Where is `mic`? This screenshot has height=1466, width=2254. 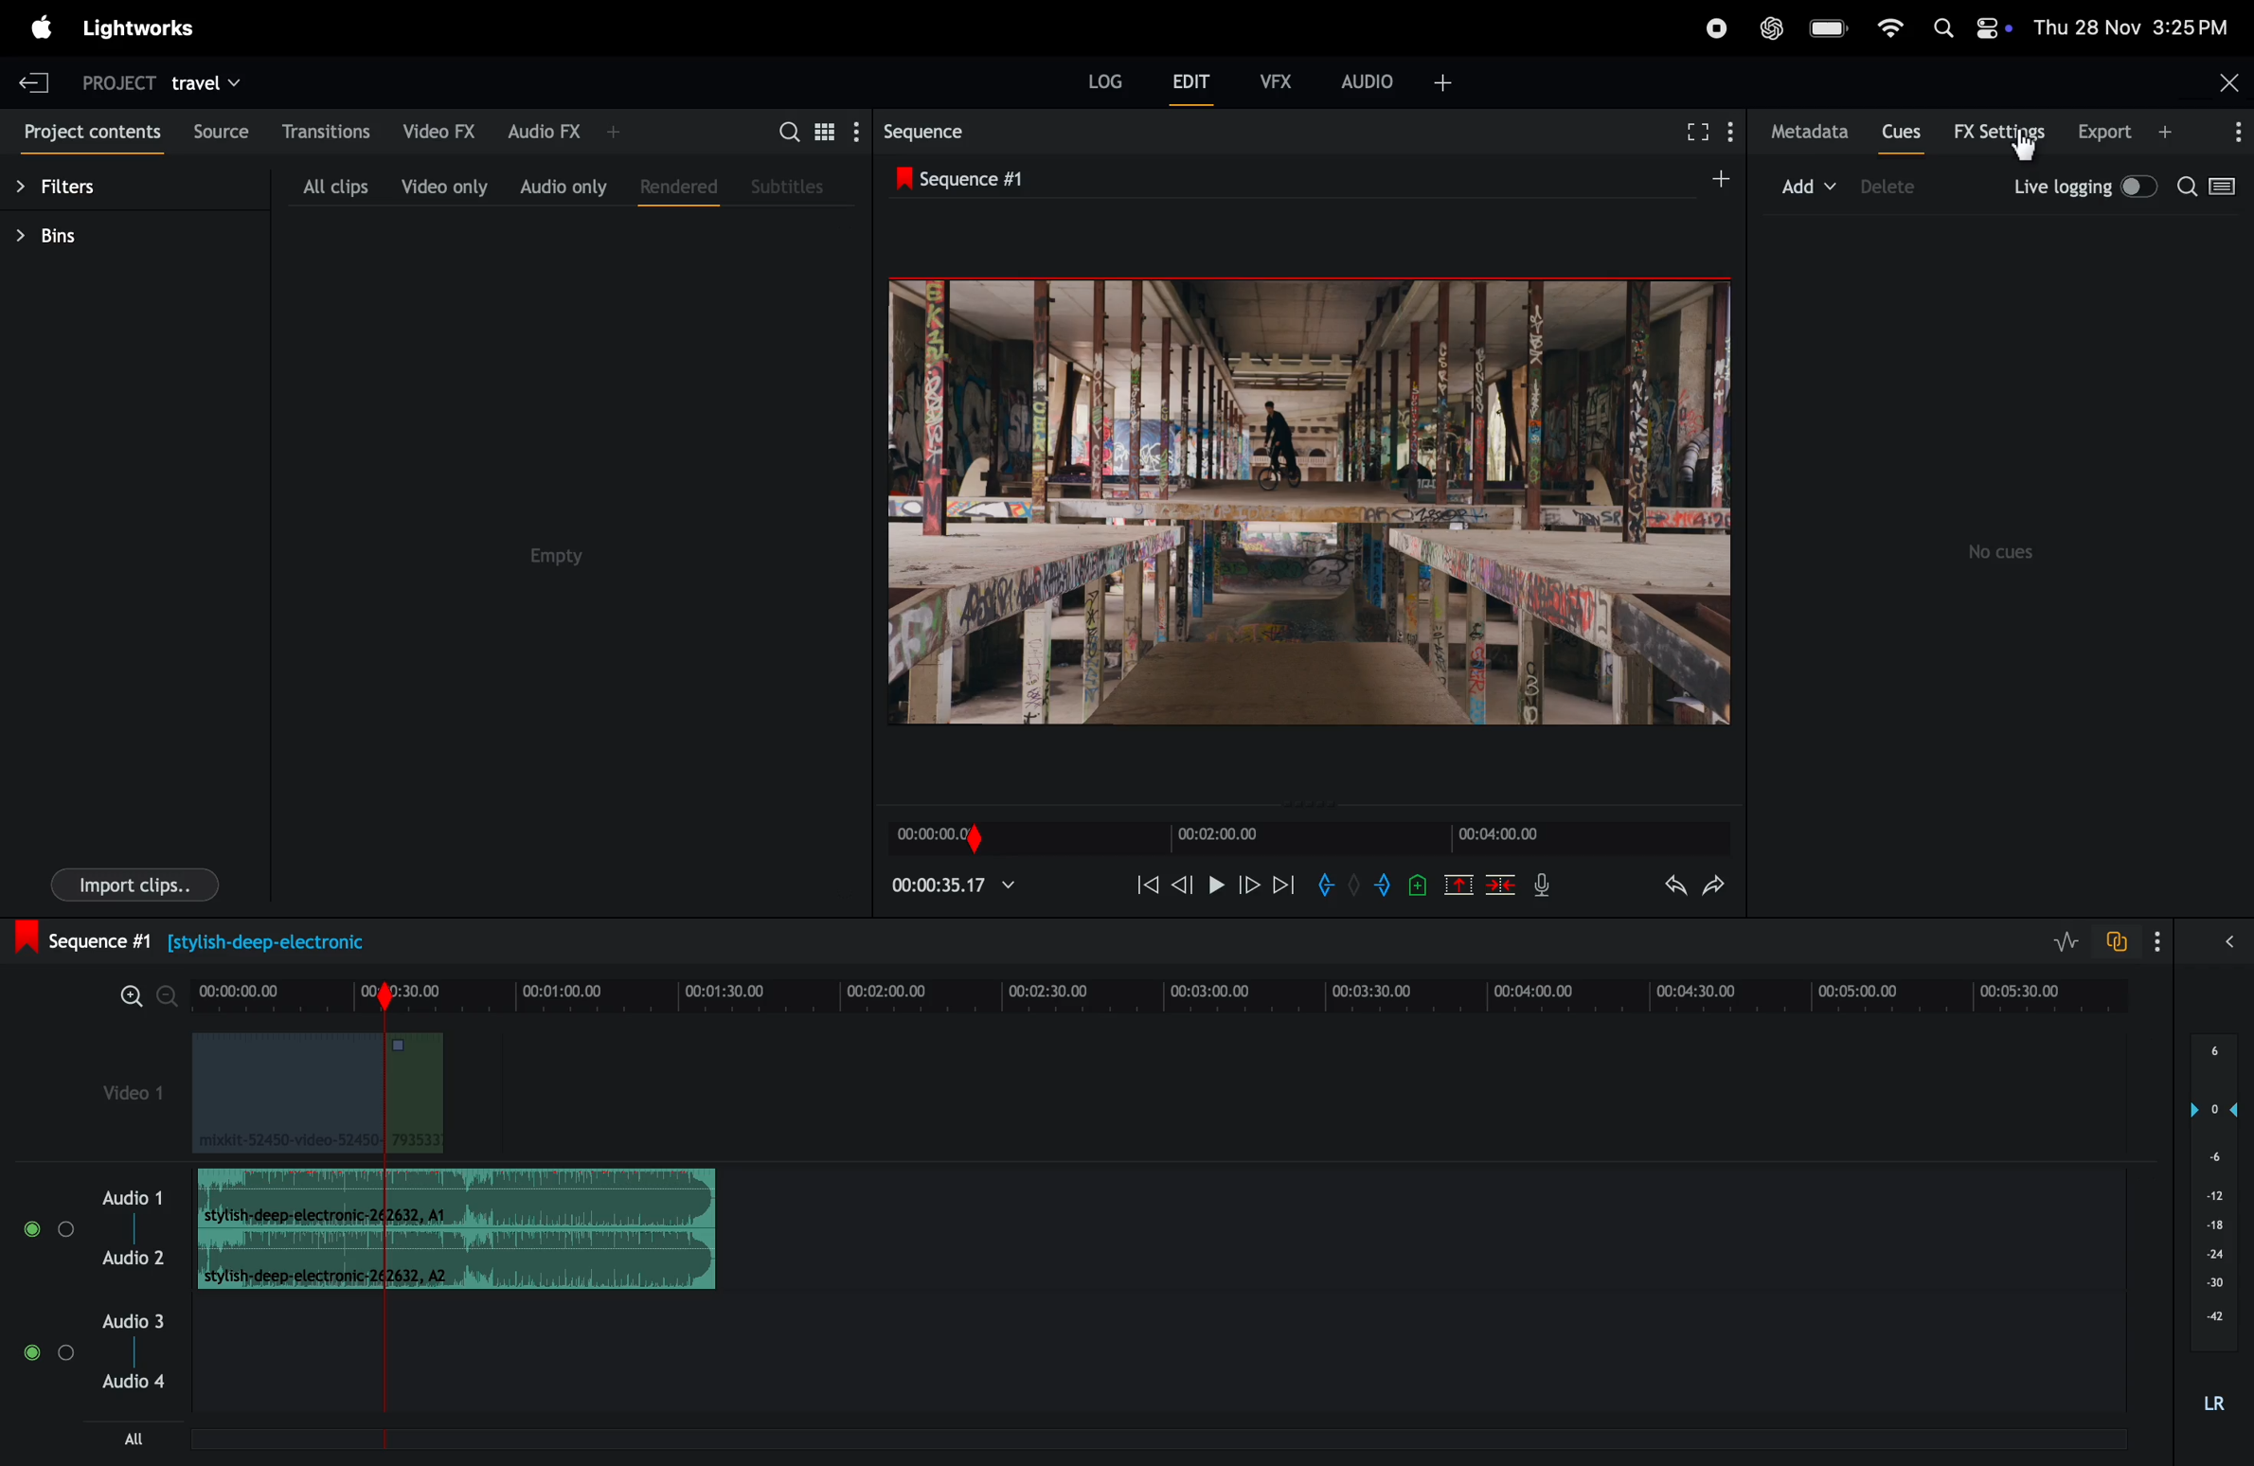 mic is located at coordinates (1543, 885).